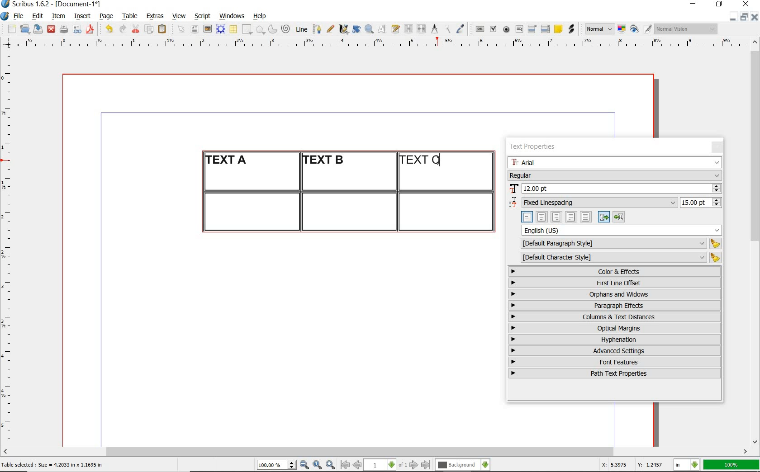 This screenshot has height=472, width=760. I want to click on copy item properties, so click(447, 29).